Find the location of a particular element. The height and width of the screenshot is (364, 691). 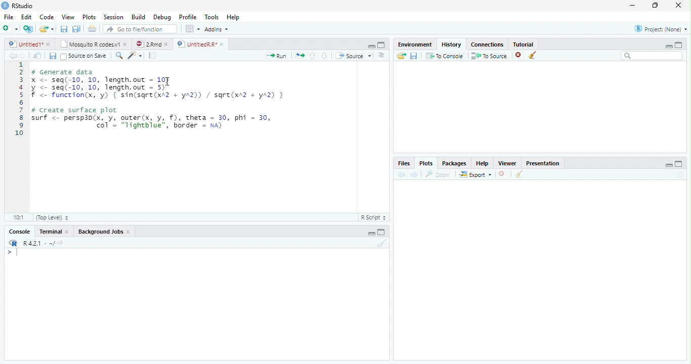

Clear all plots is located at coordinates (519, 174).